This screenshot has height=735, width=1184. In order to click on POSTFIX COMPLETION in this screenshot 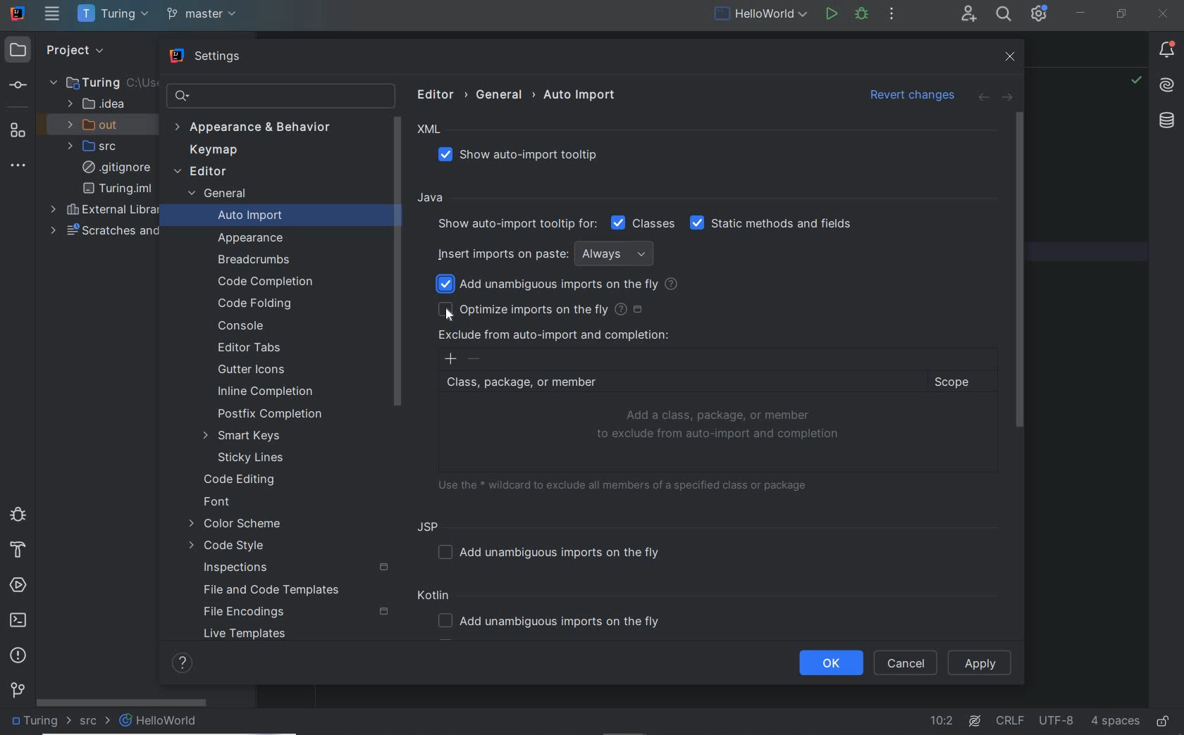, I will do `click(271, 414)`.